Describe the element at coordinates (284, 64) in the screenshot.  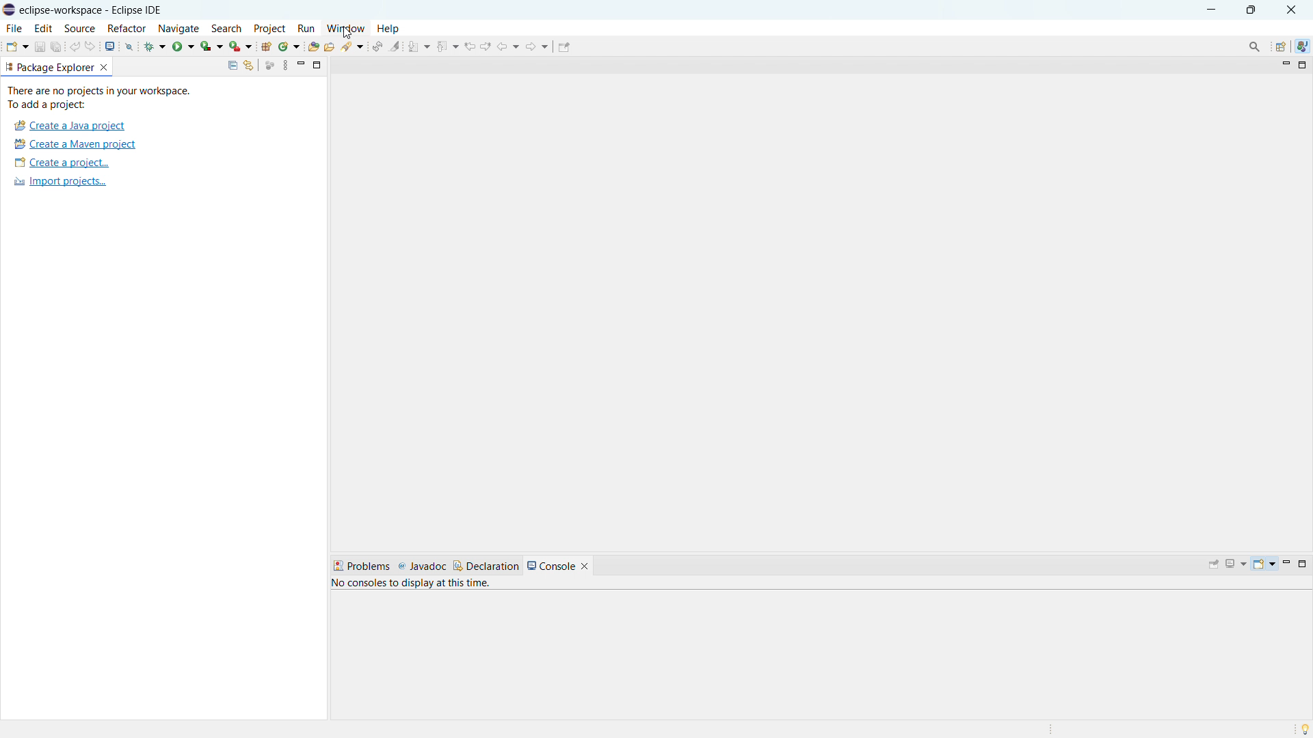
I see `view menu` at that location.